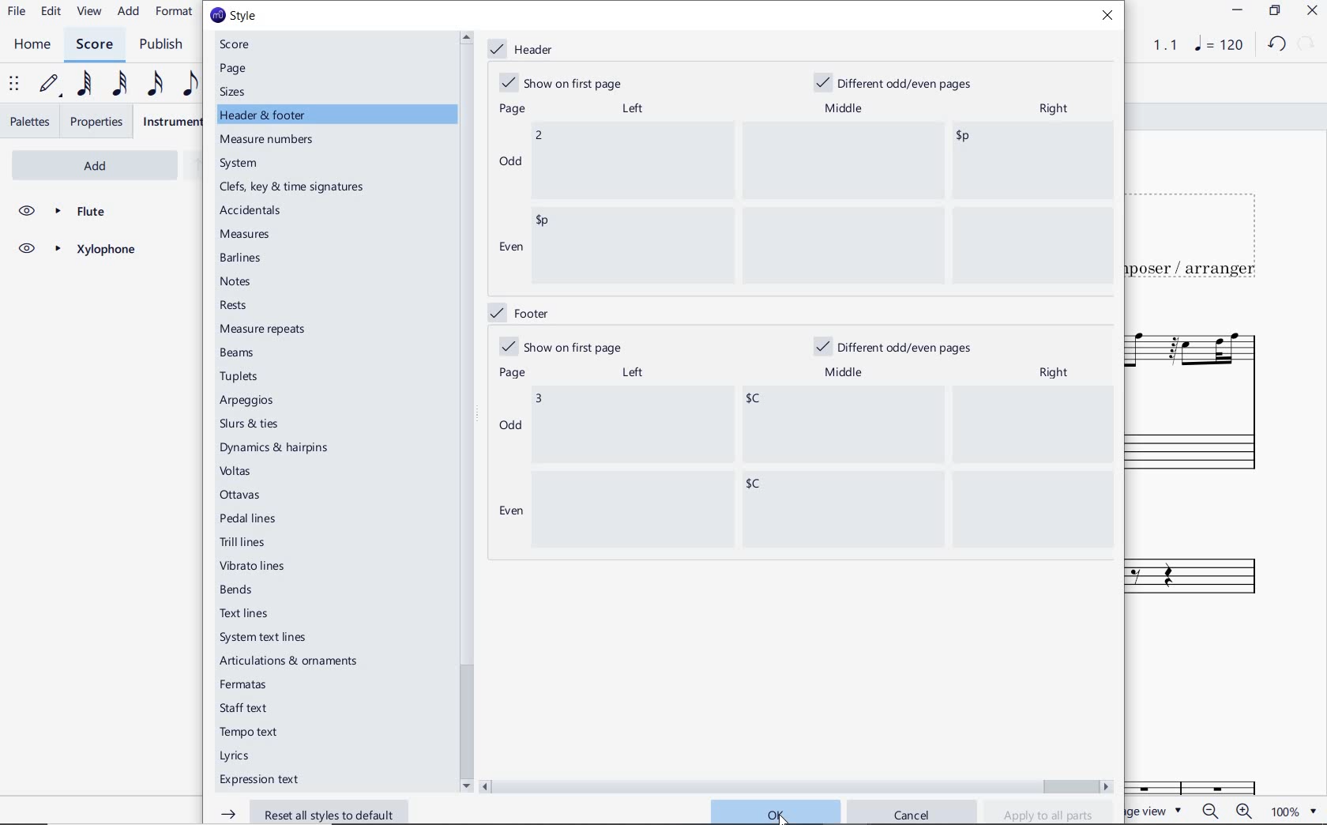 This screenshot has width=1327, height=825. I want to click on system, so click(241, 164).